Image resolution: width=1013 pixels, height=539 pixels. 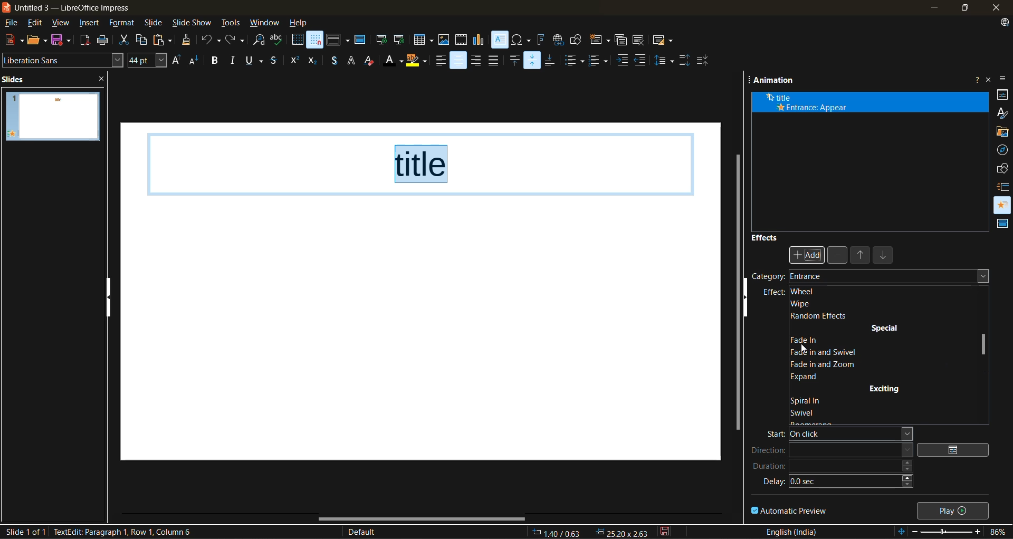 What do you see at coordinates (643, 59) in the screenshot?
I see `decrease indent` at bounding box center [643, 59].